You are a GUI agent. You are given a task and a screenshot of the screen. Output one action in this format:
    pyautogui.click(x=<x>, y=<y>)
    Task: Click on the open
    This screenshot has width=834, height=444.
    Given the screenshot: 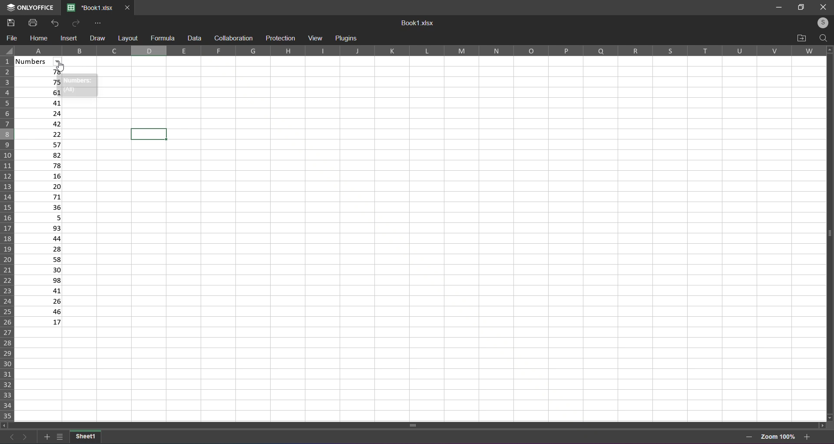 What is the action you would take?
    pyautogui.click(x=802, y=38)
    